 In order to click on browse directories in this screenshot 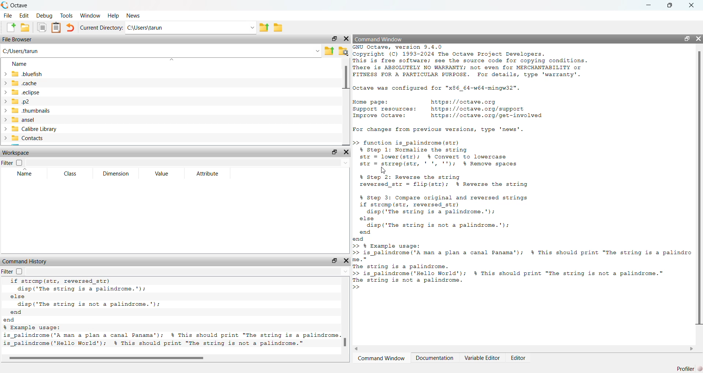, I will do `click(278, 28)`.